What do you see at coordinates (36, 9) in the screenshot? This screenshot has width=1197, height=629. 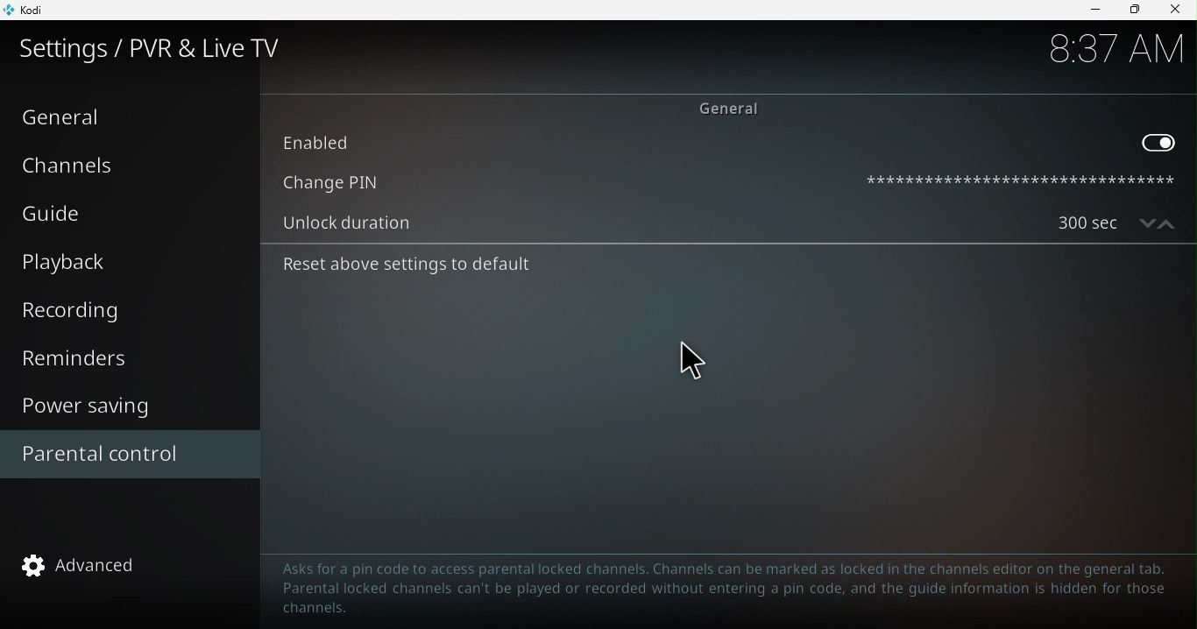 I see `Kodi icon` at bounding box center [36, 9].